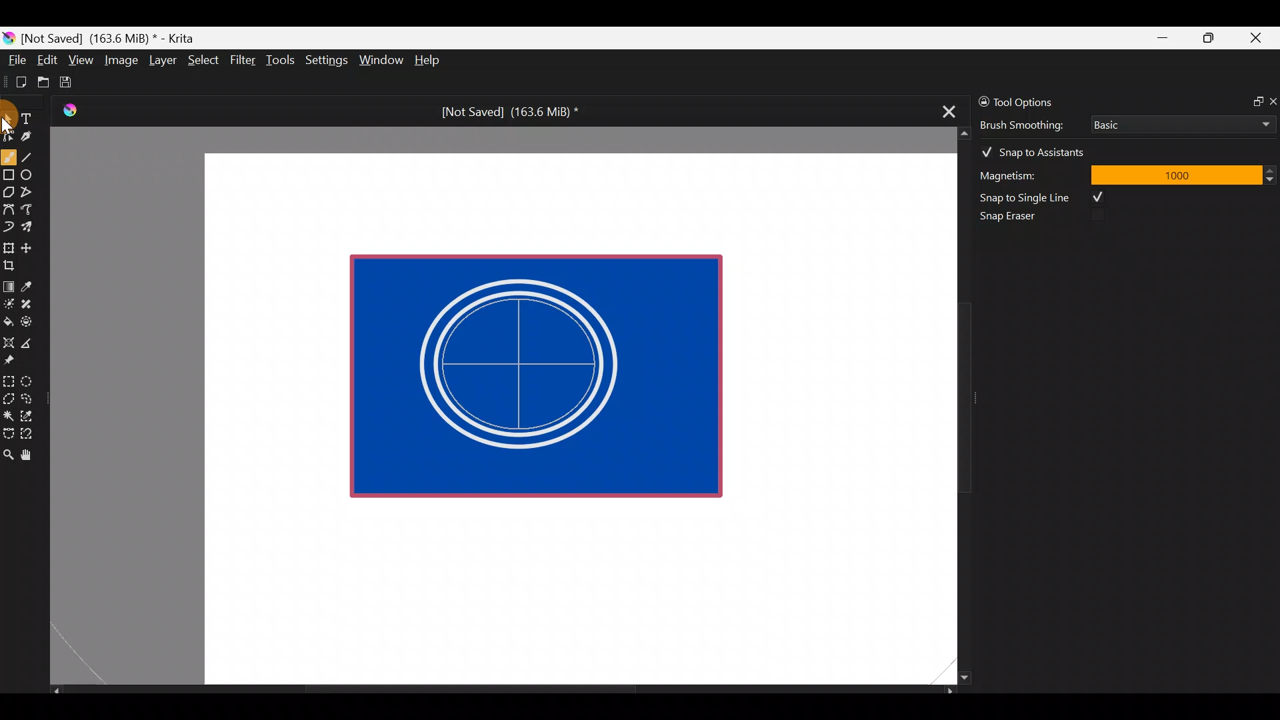  I want to click on Snap to assistants, so click(1039, 149).